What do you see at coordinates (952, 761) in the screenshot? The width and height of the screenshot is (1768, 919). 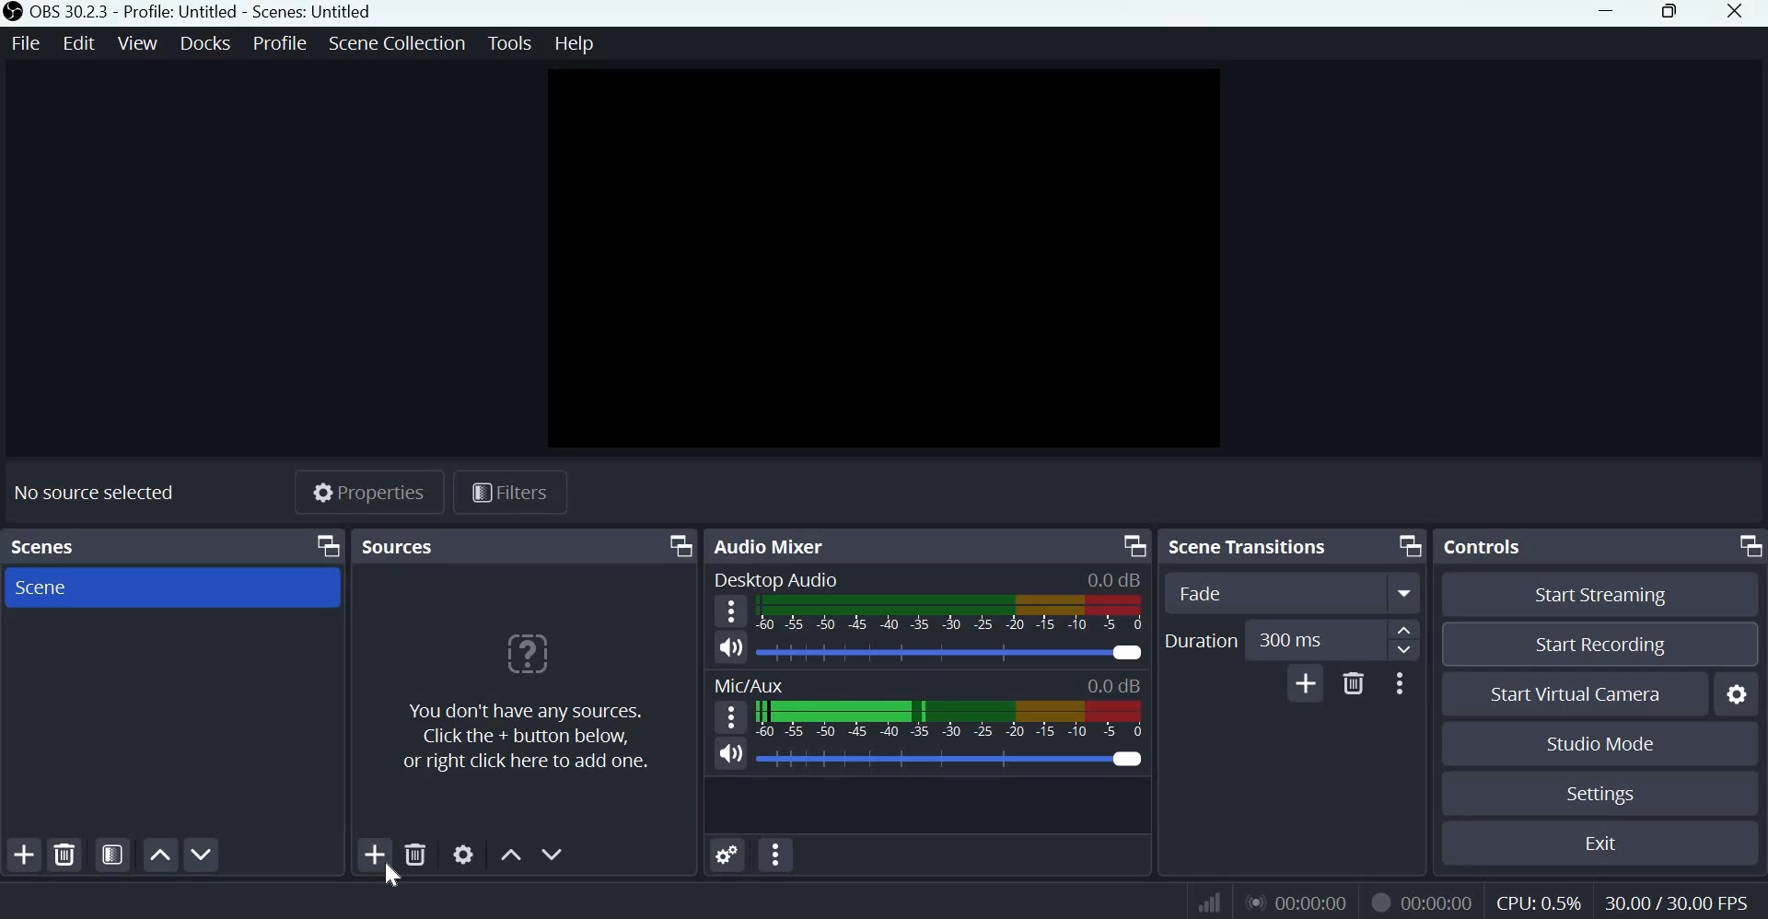 I see `Audio Slider` at bounding box center [952, 761].